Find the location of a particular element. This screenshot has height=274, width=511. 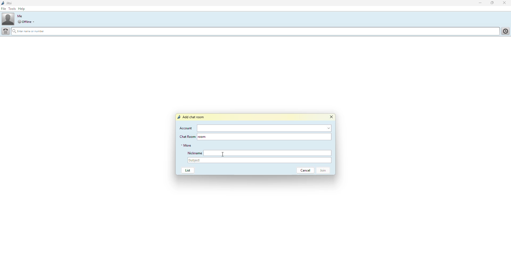

drop down is located at coordinates (34, 22).